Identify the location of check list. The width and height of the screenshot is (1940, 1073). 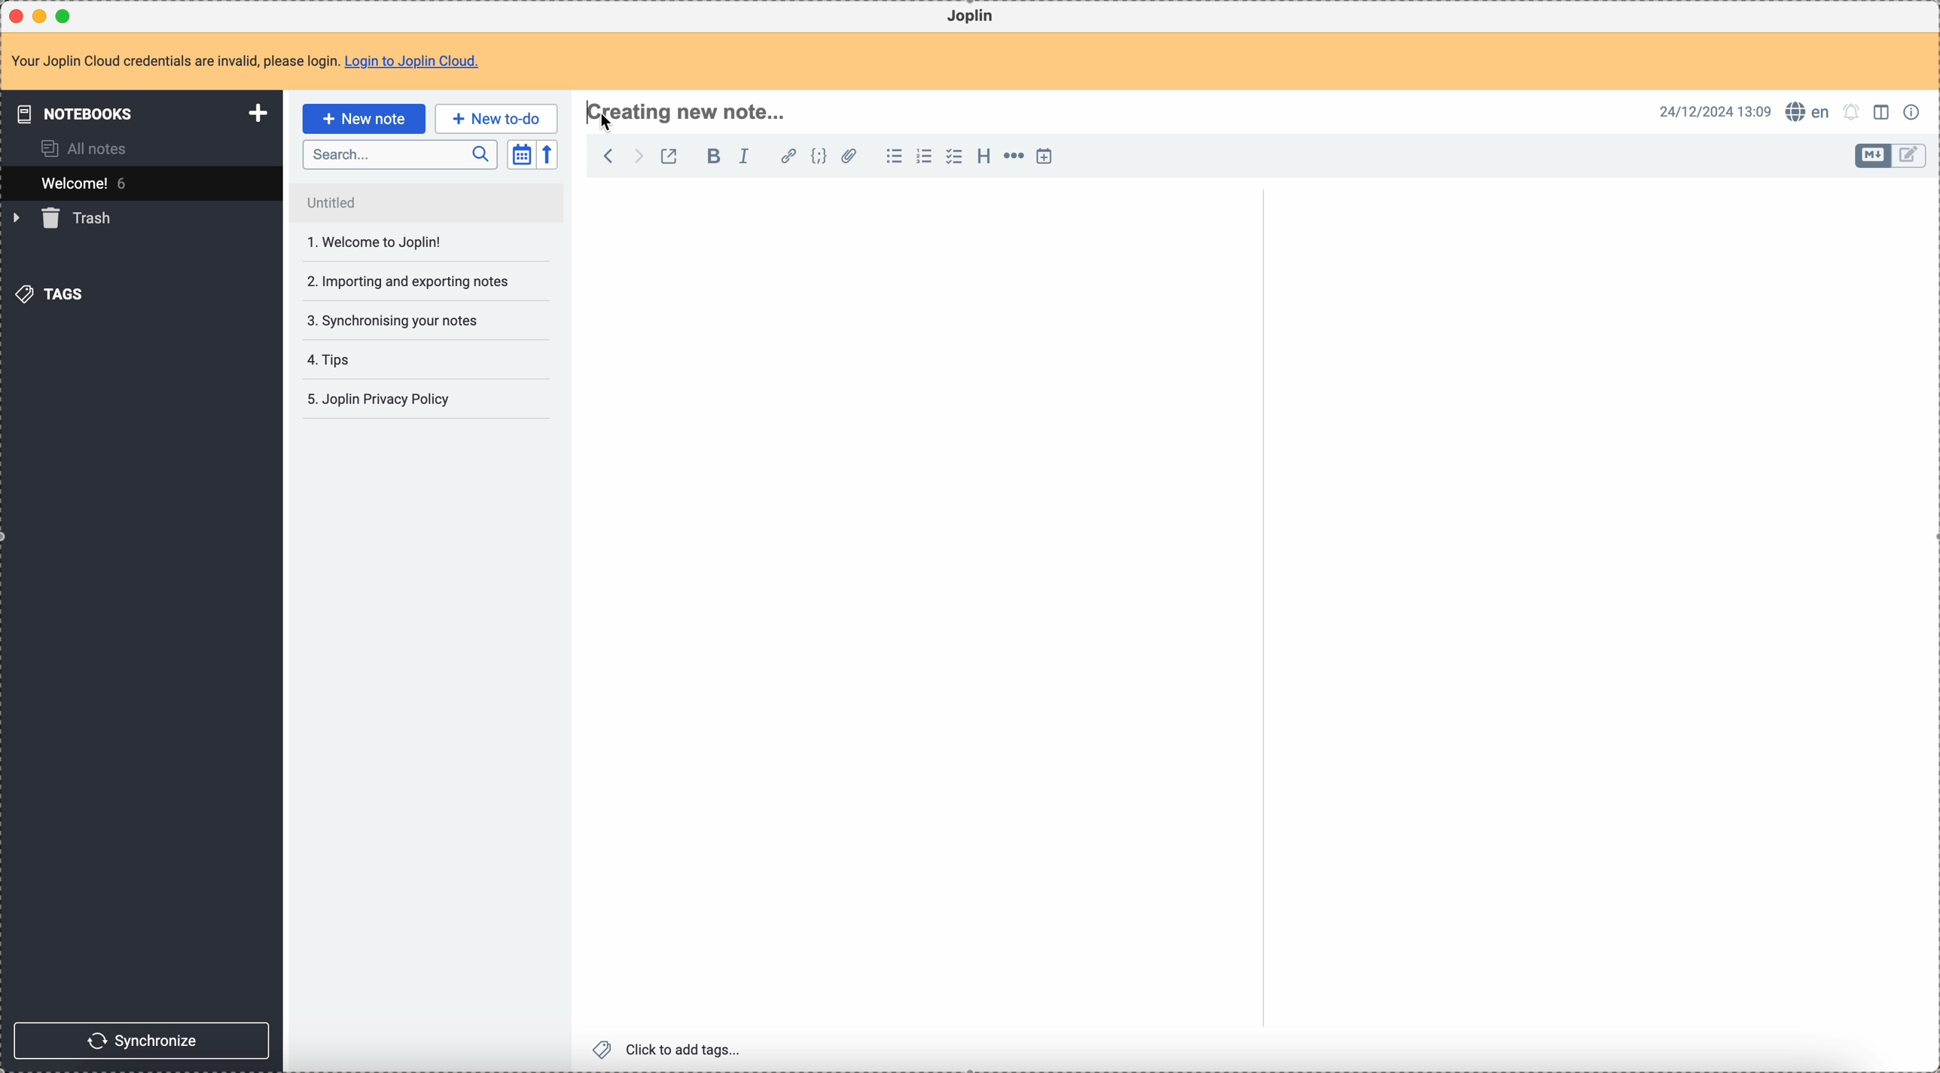
(953, 157).